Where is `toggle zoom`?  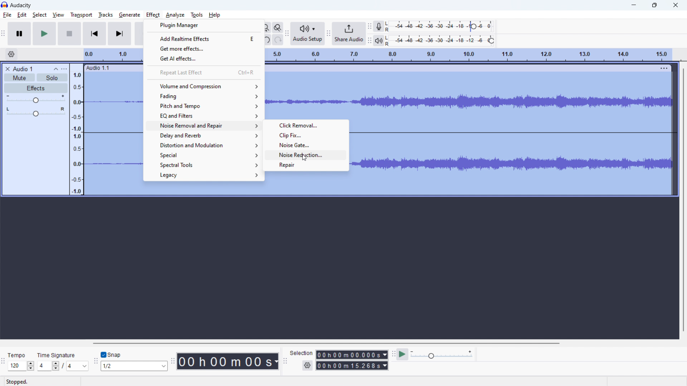
toggle zoom is located at coordinates (278, 28).